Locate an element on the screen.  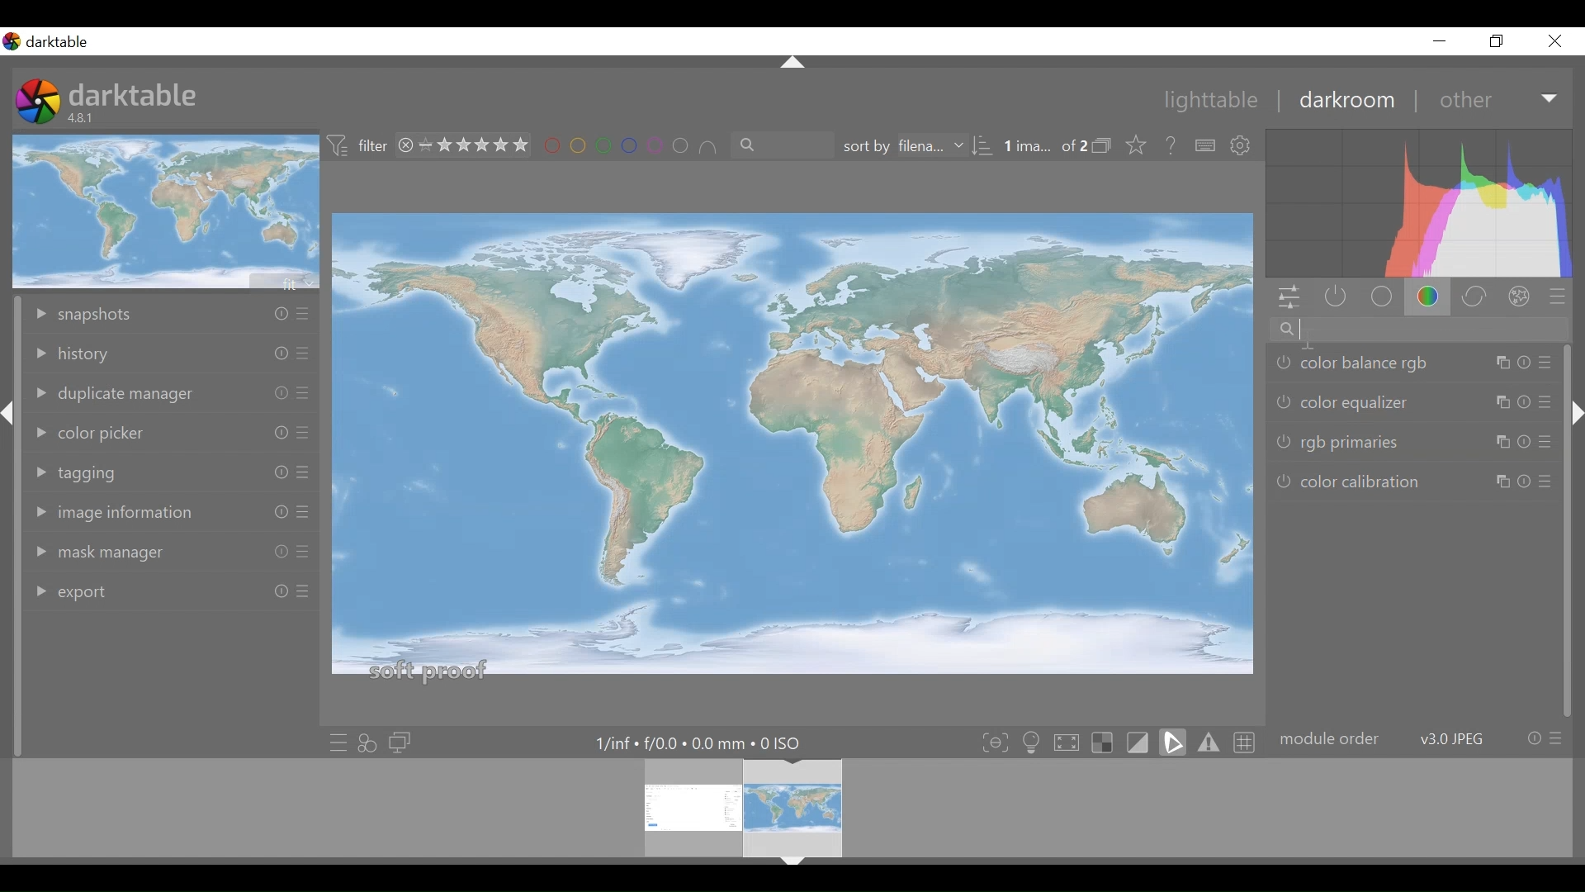
toggle guide lines is located at coordinates (1247, 741).